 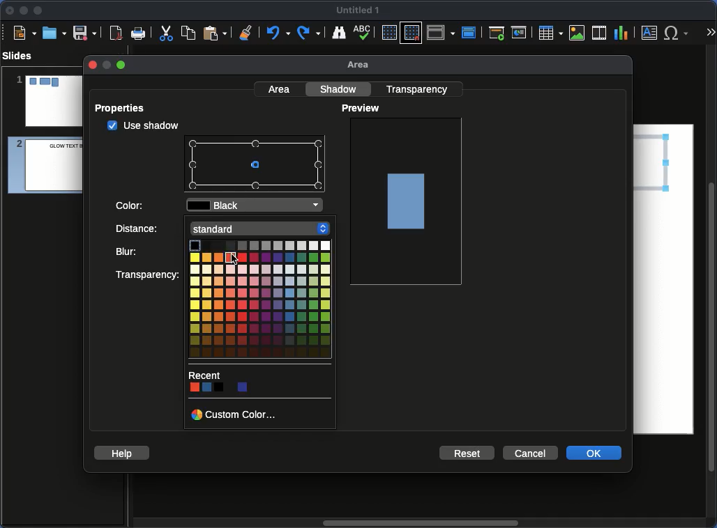 I want to click on Ope, so click(x=54, y=32).